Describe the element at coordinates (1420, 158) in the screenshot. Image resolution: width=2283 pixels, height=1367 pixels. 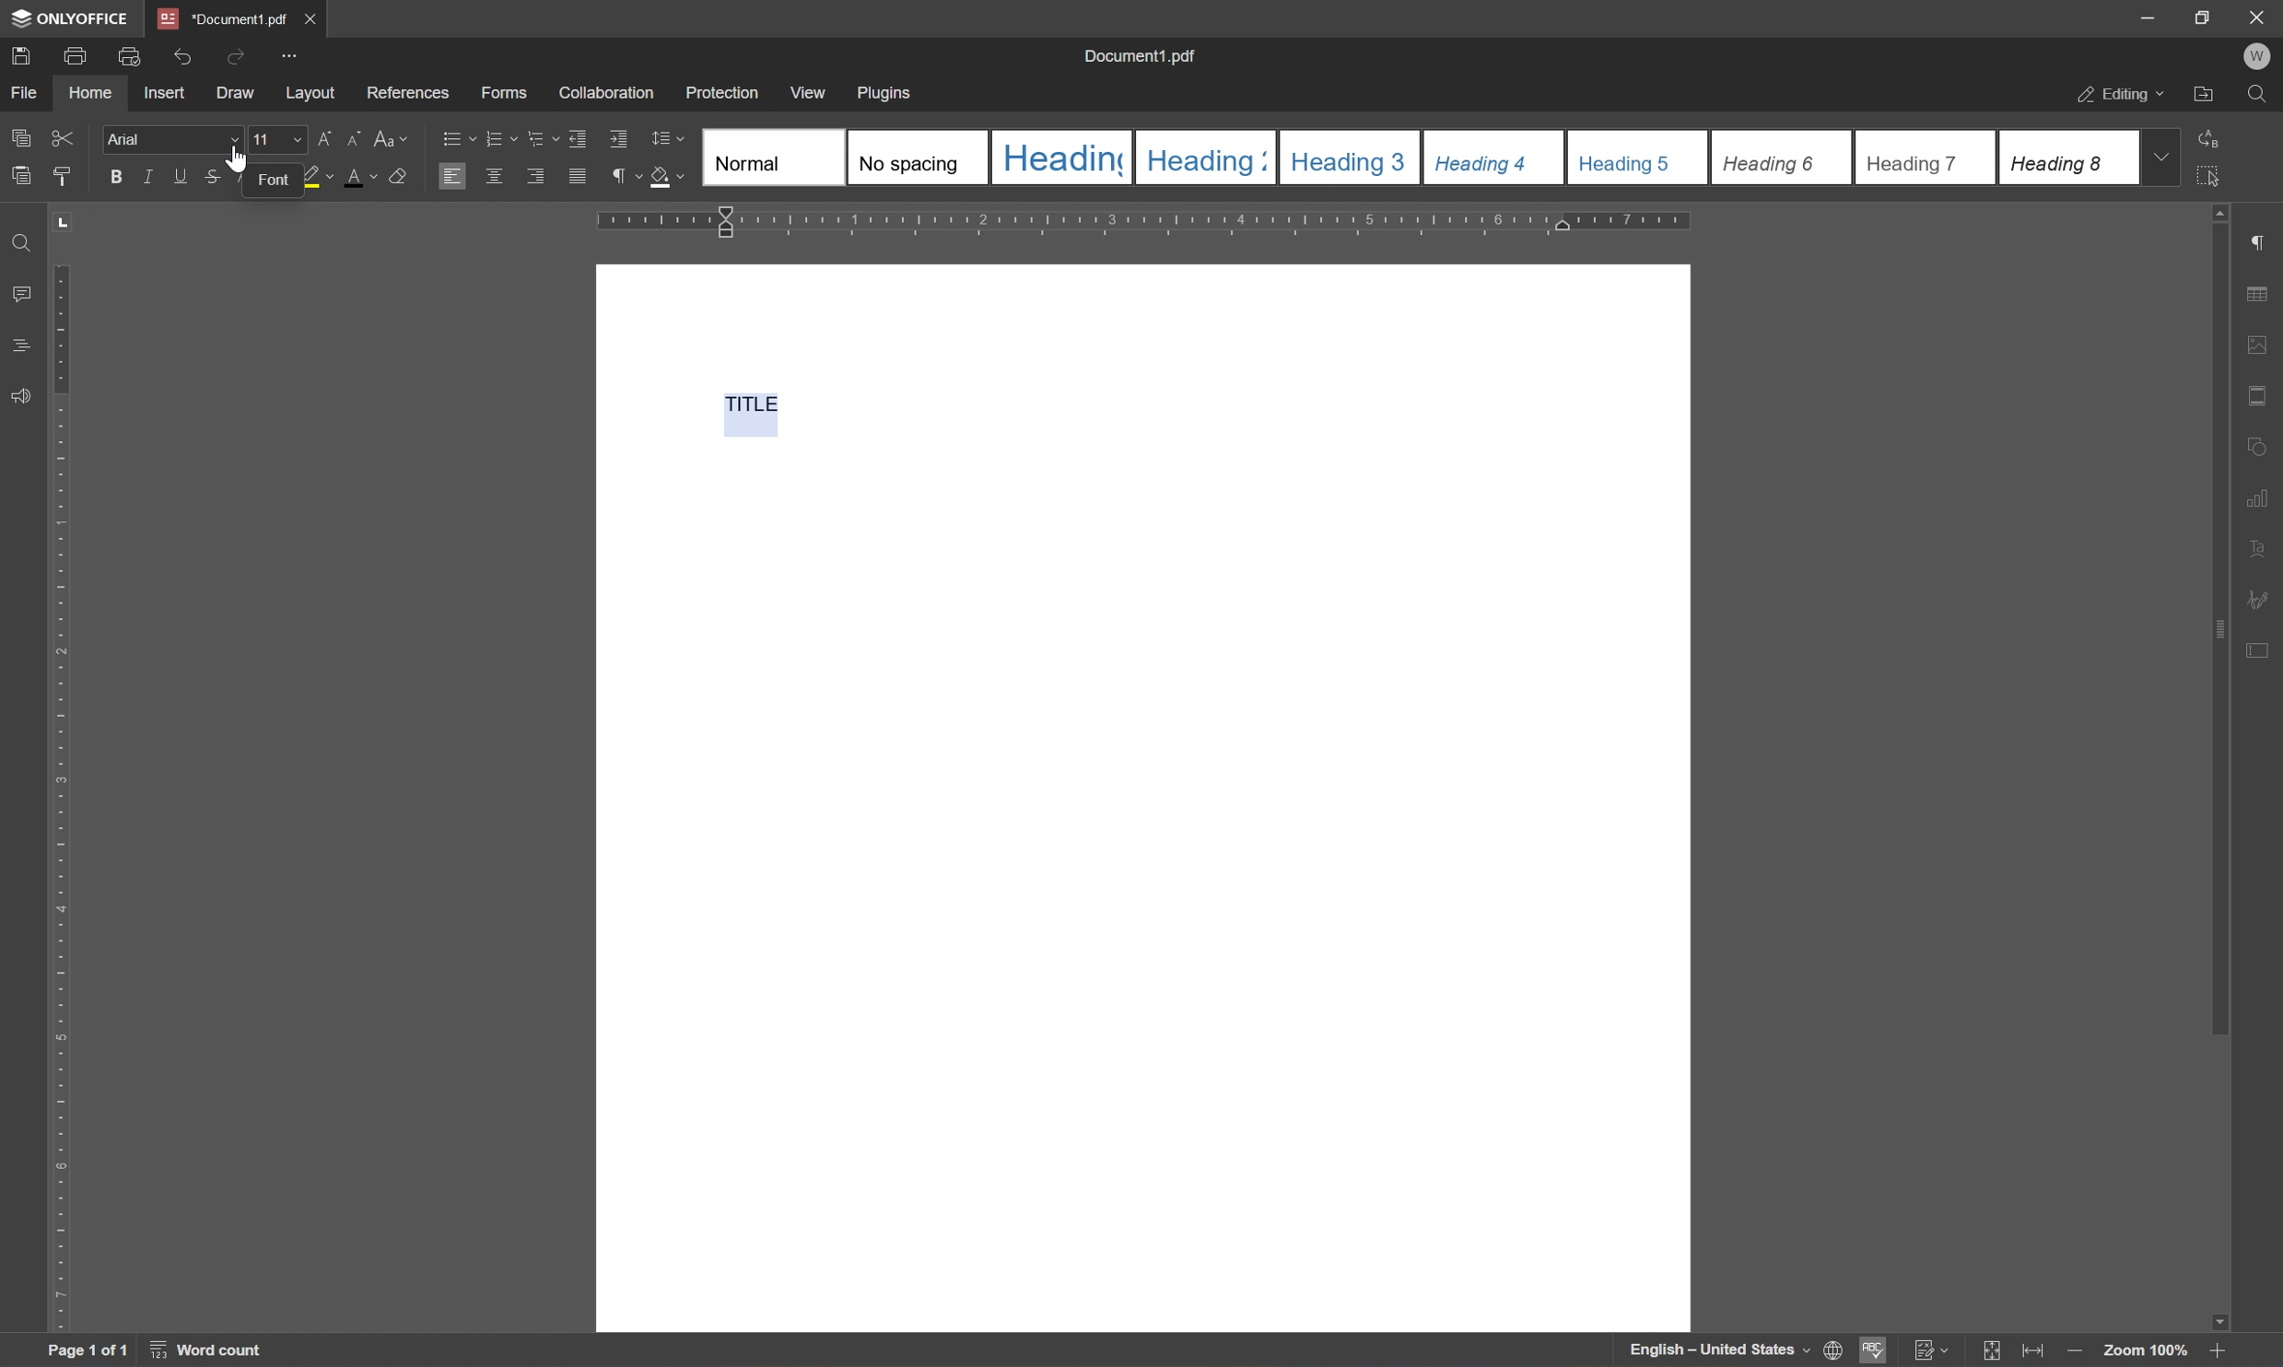
I see `Type of headings` at that location.